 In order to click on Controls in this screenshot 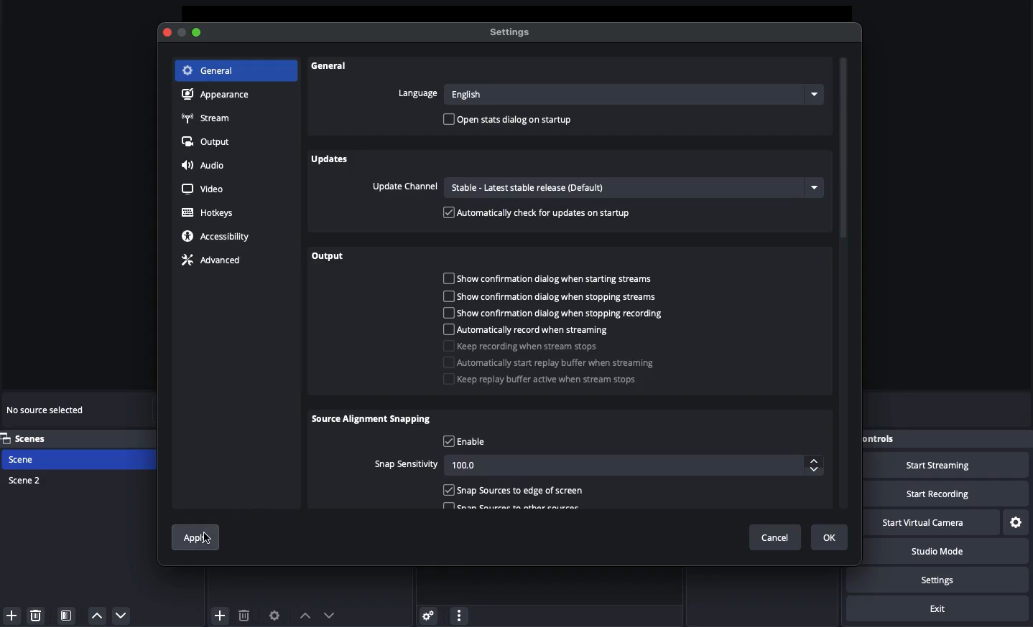, I will do `click(883, 437)`.